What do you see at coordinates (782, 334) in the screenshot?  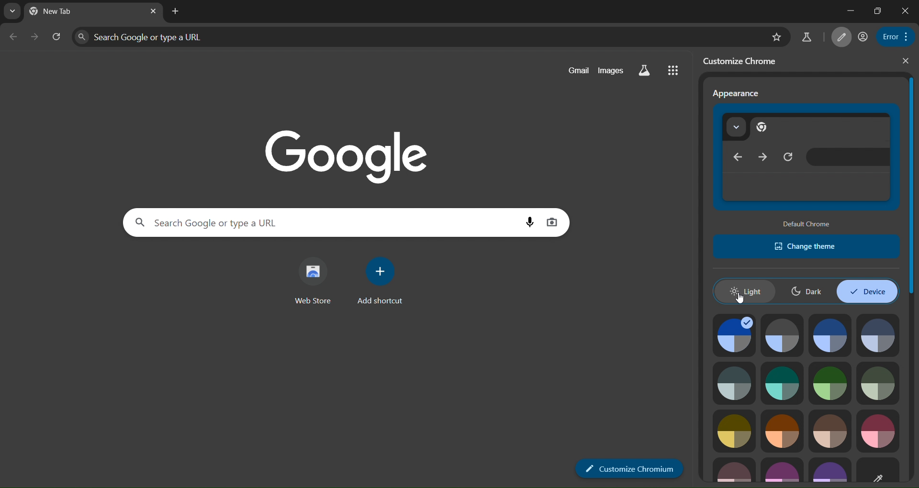 I see `image` at bounding box center [782, 334].